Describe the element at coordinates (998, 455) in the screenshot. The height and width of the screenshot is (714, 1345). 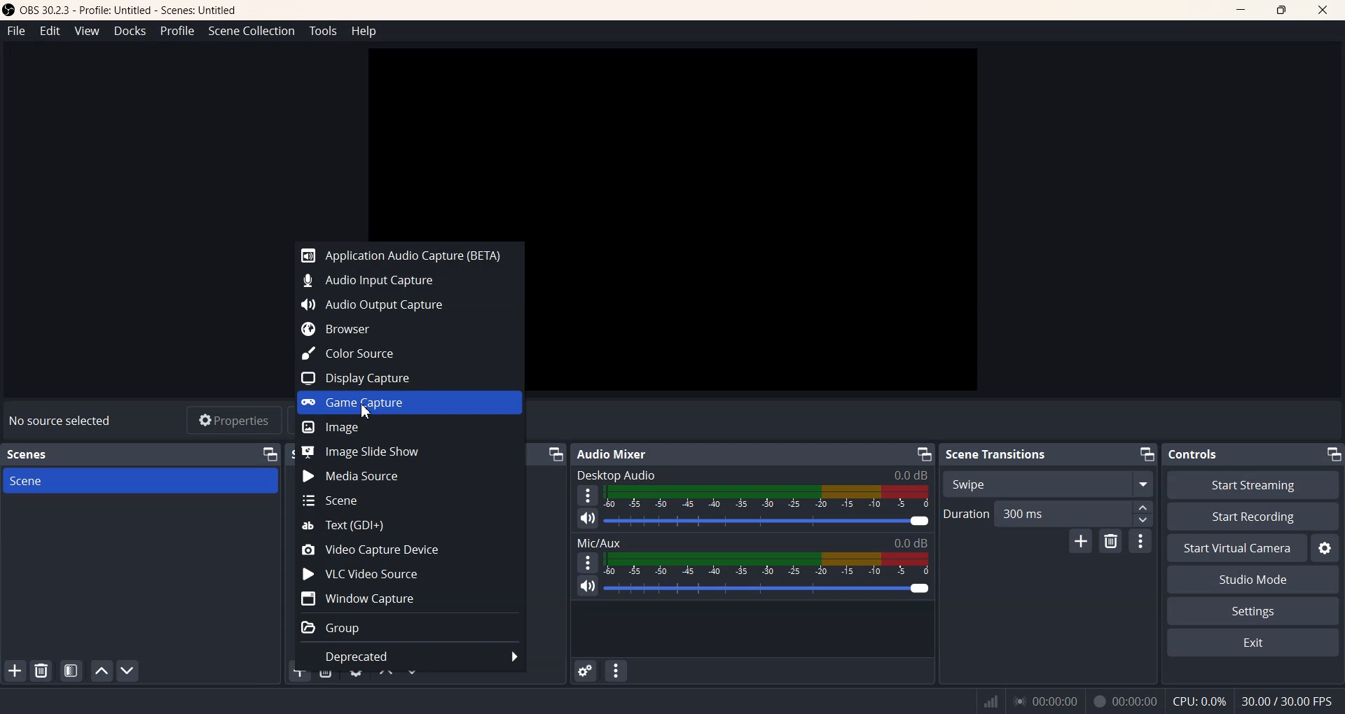
I see `Text` at that location.